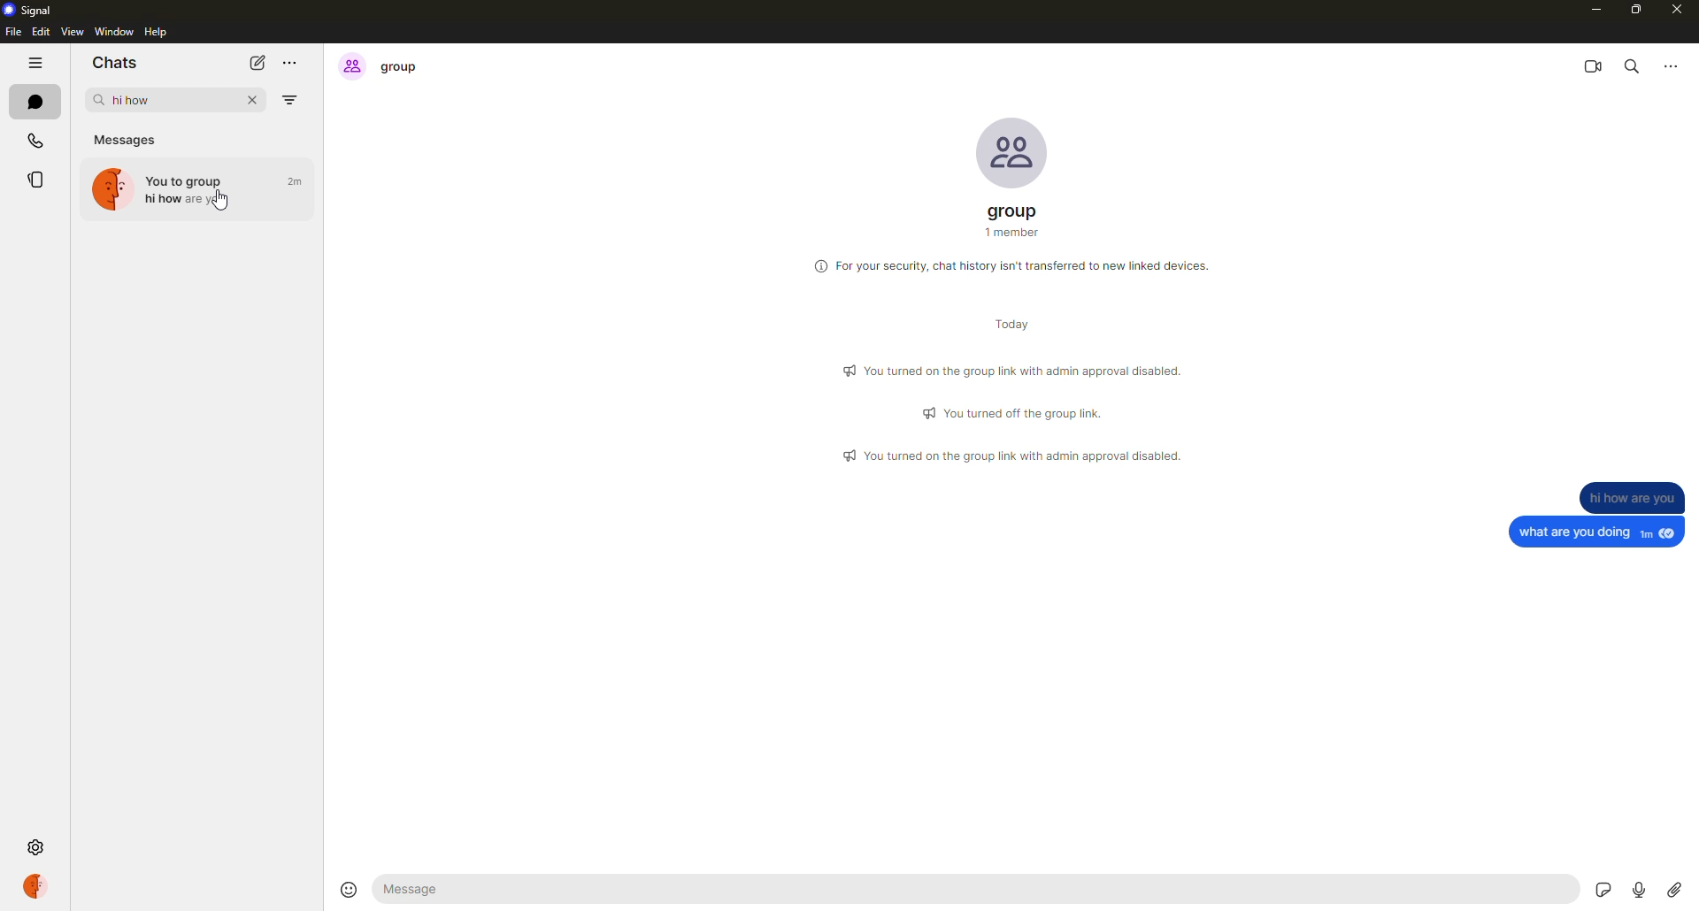  I want to click on record, so click(1639, 887).